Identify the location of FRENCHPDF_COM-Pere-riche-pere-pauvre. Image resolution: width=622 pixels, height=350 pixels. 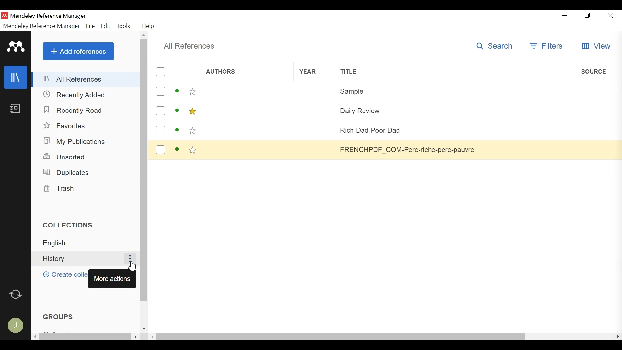
(454, 149).